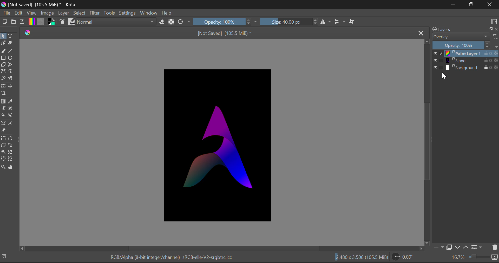 The width and height of the screenshot is (499, 263). Describe the element at coordinates (11, 85) in the screenshot. I see `Move Layer` at that location.